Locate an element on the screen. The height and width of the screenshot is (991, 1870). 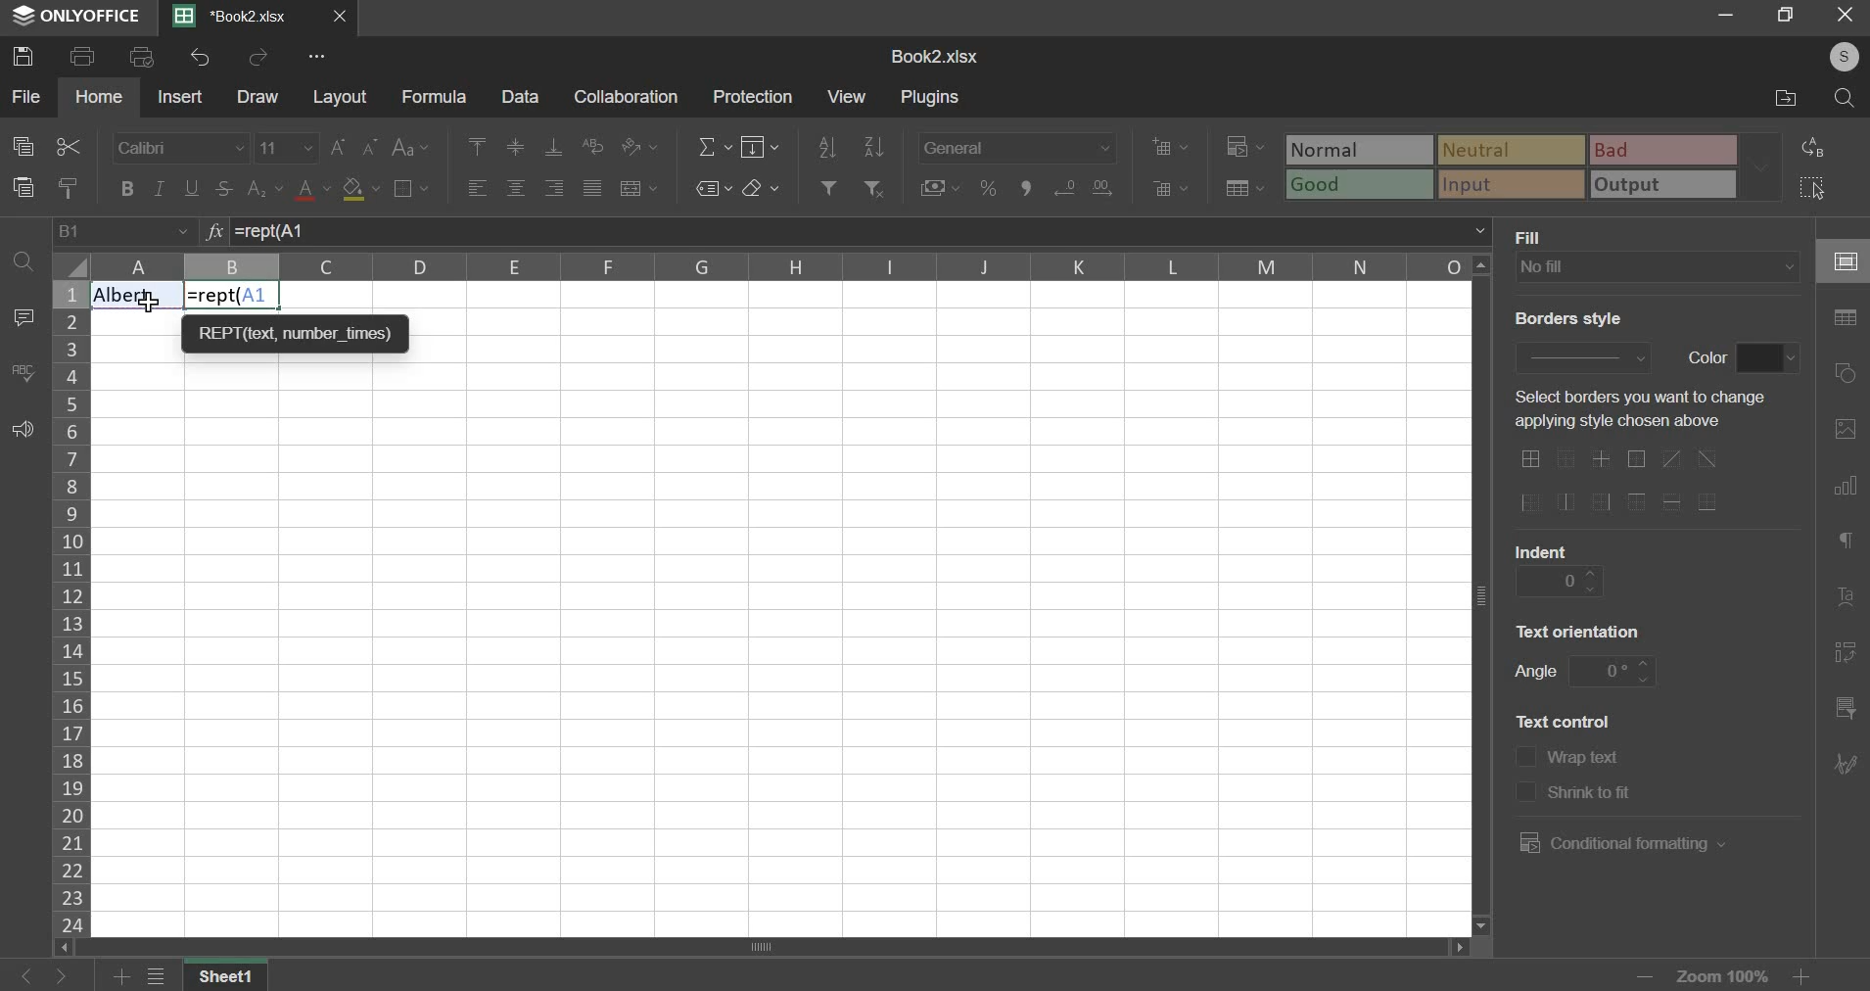
fill is located at coordinates (759, 147).